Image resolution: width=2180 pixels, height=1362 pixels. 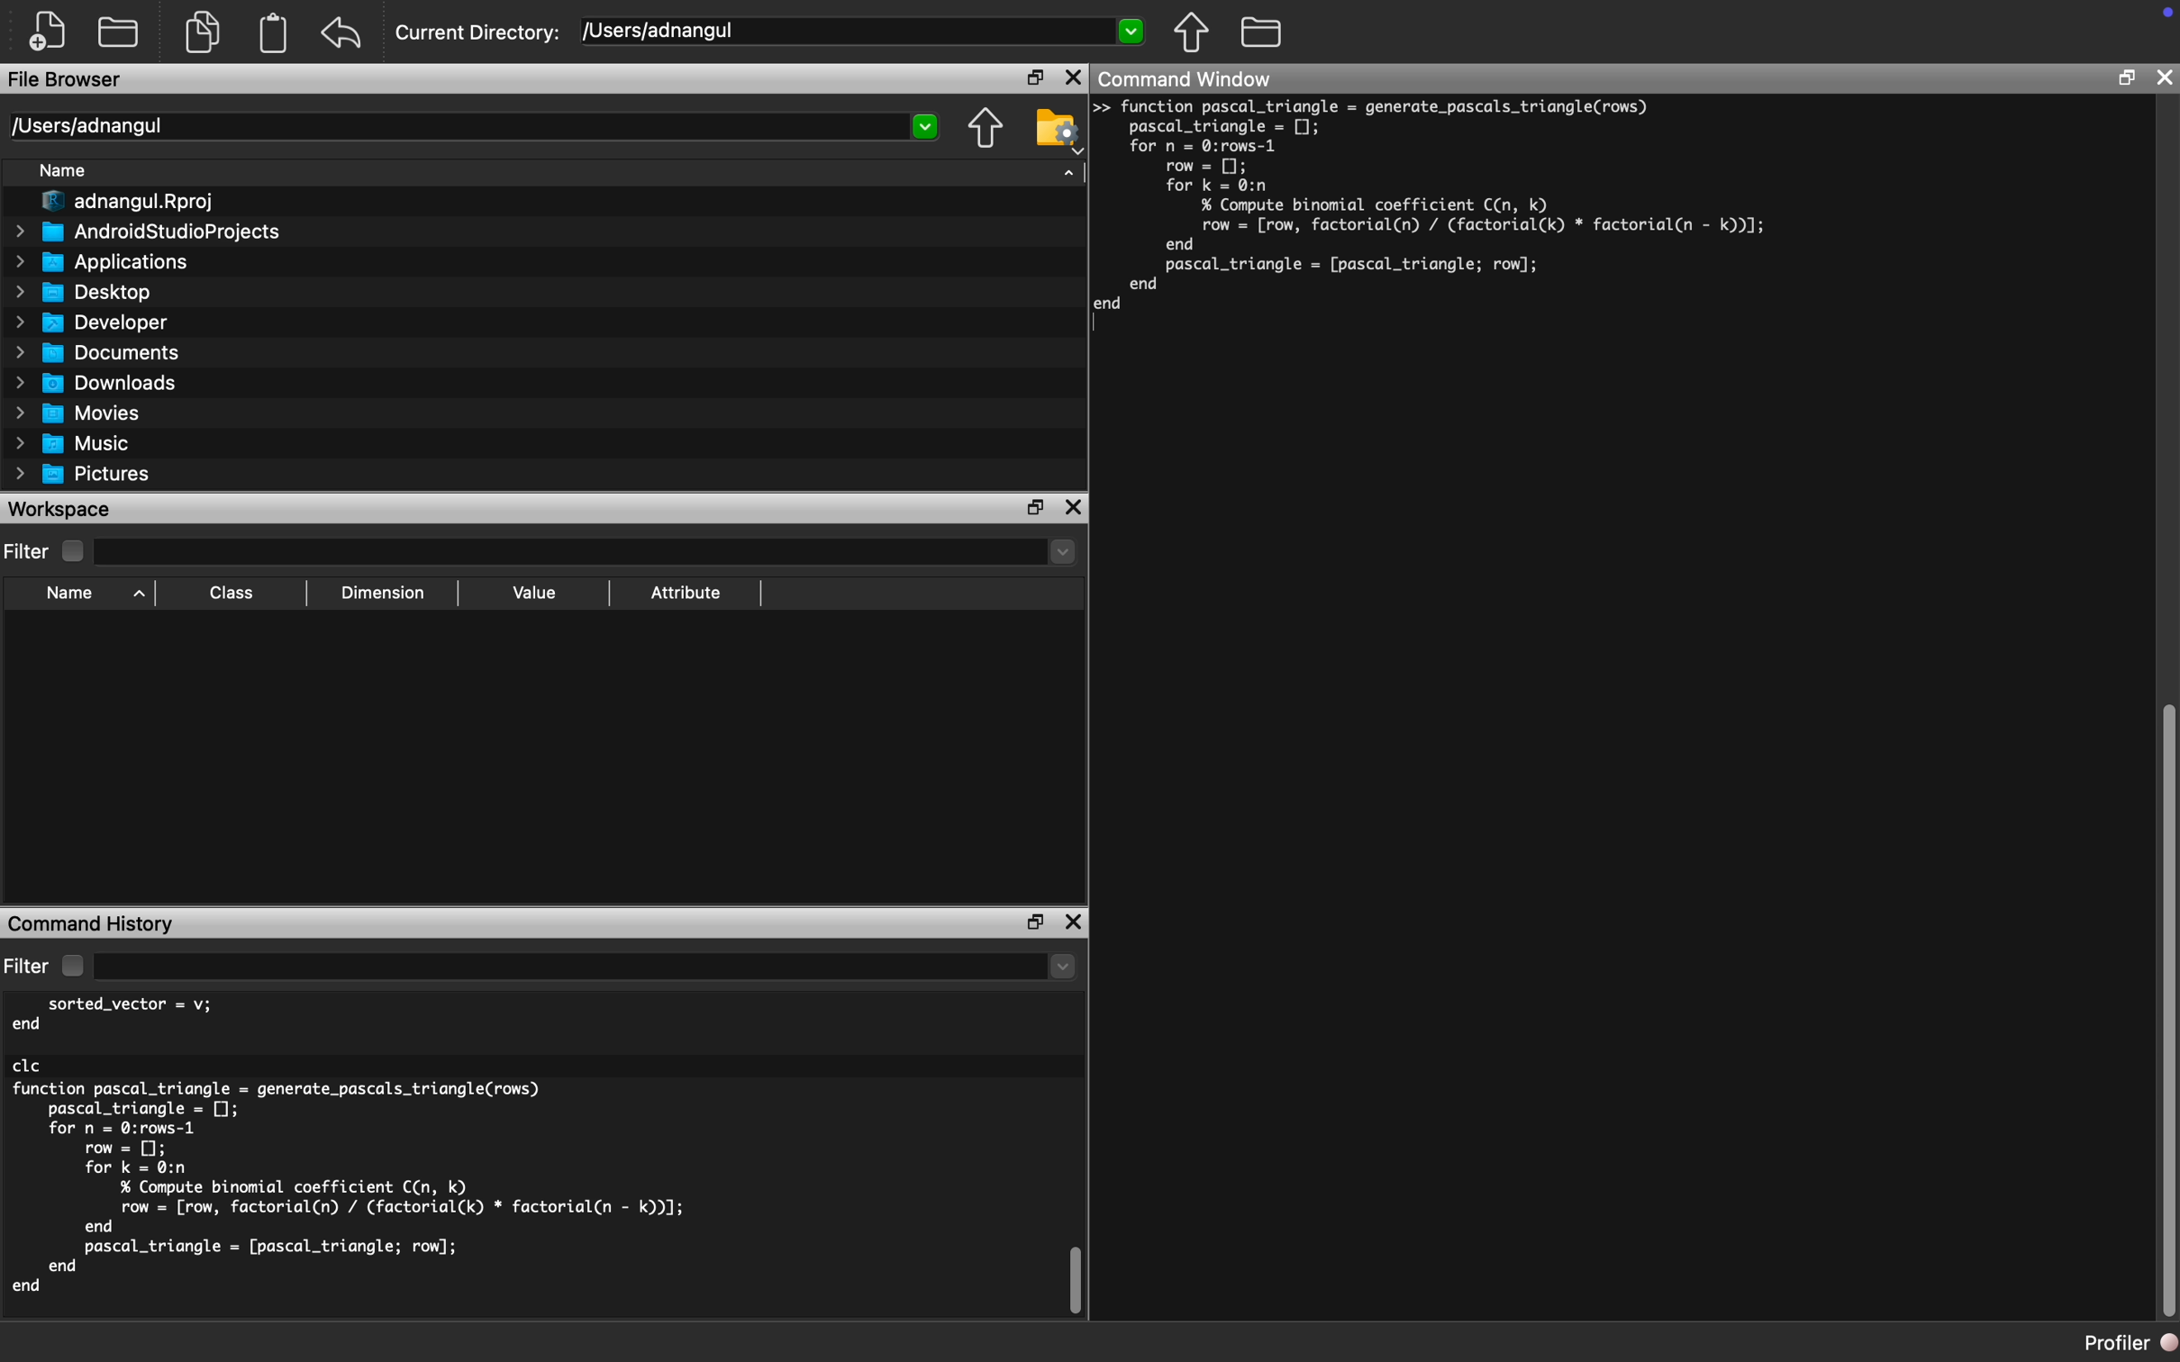 What do you see at coordinates (1037, 509) in the screenshot?
I see `Restore Down` at bounding box center [1037, 509].